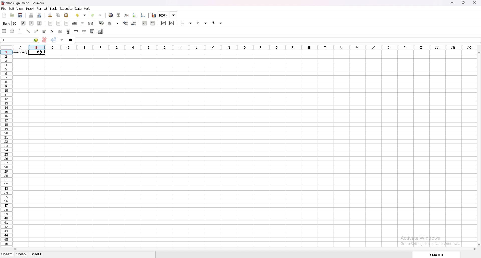 The image size is (481, 258). I want to click on right align, so click(67, 23).